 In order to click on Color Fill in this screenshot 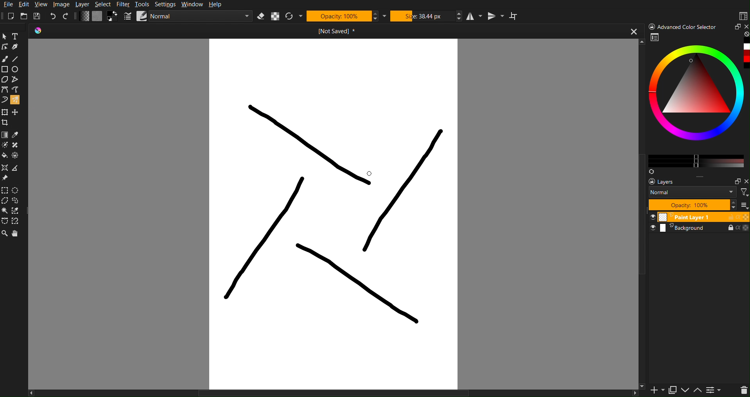, I will do `click(5, 157)`.